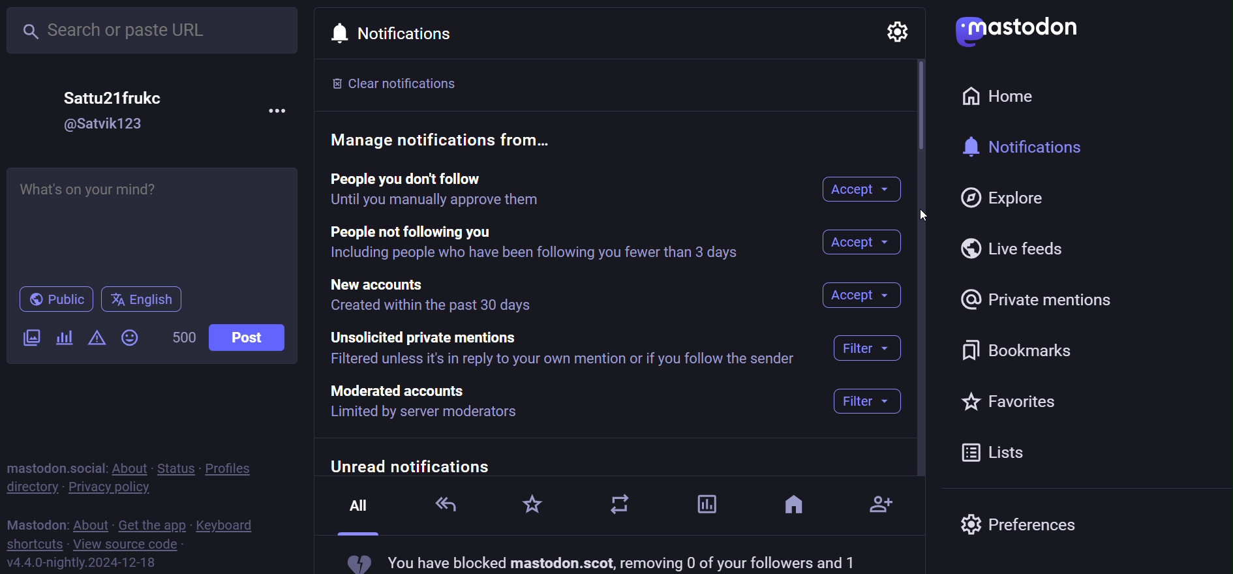 This screenshot has height=574, width=1233. What do you see at coordinates (1020, 528) in the screenshot?
I see `preferences` at bounding box center [1020, 528].